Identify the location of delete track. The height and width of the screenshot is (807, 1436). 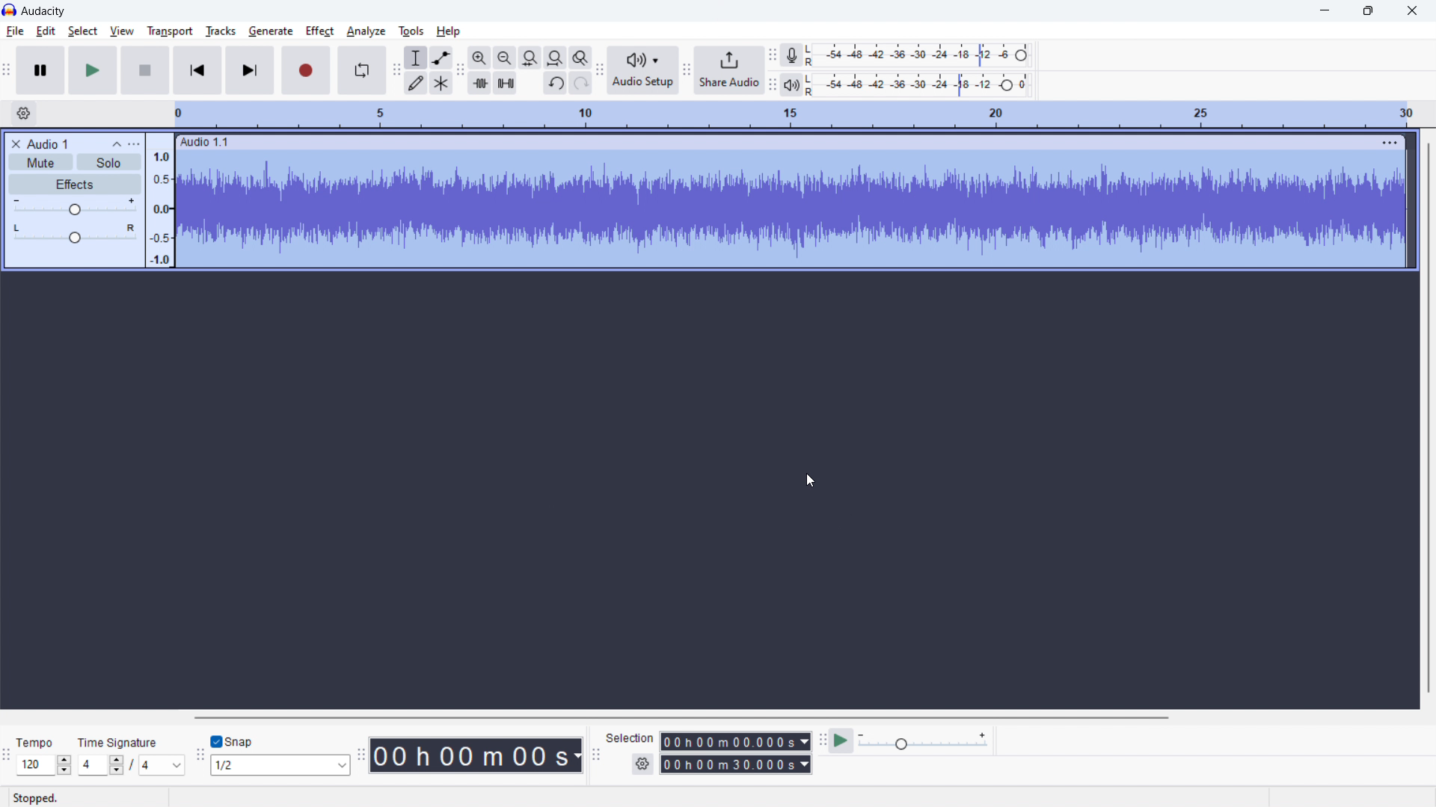
(16, 143).